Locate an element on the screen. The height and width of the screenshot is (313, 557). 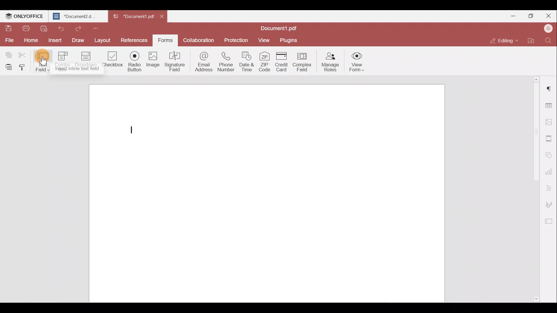
References is located at coordinates (133, 40).